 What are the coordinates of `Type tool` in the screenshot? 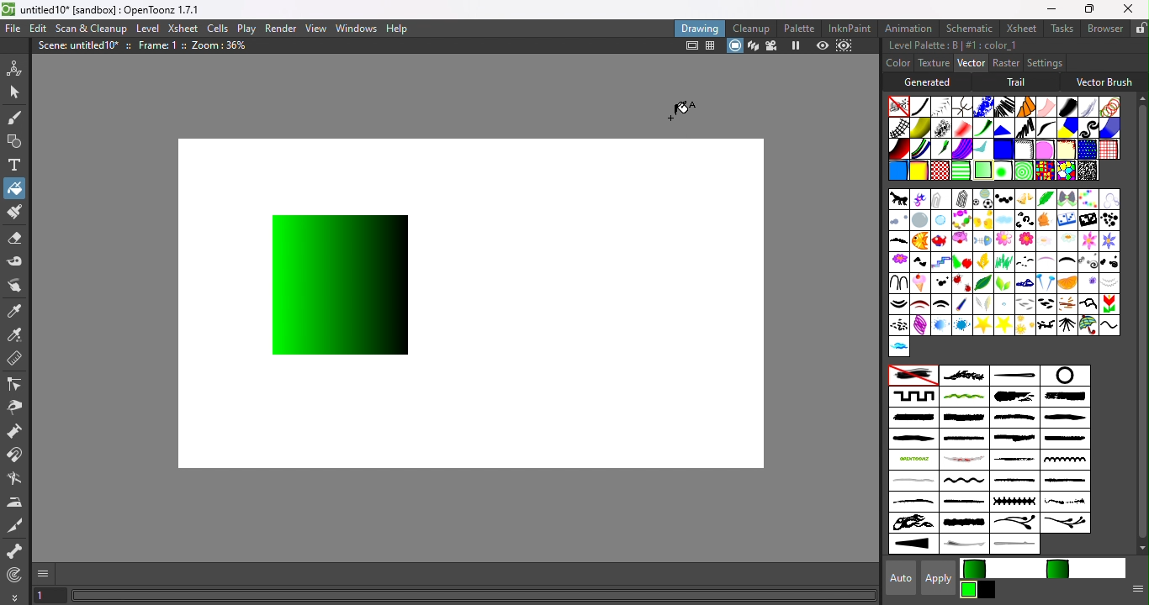 It's located at (15, 166).